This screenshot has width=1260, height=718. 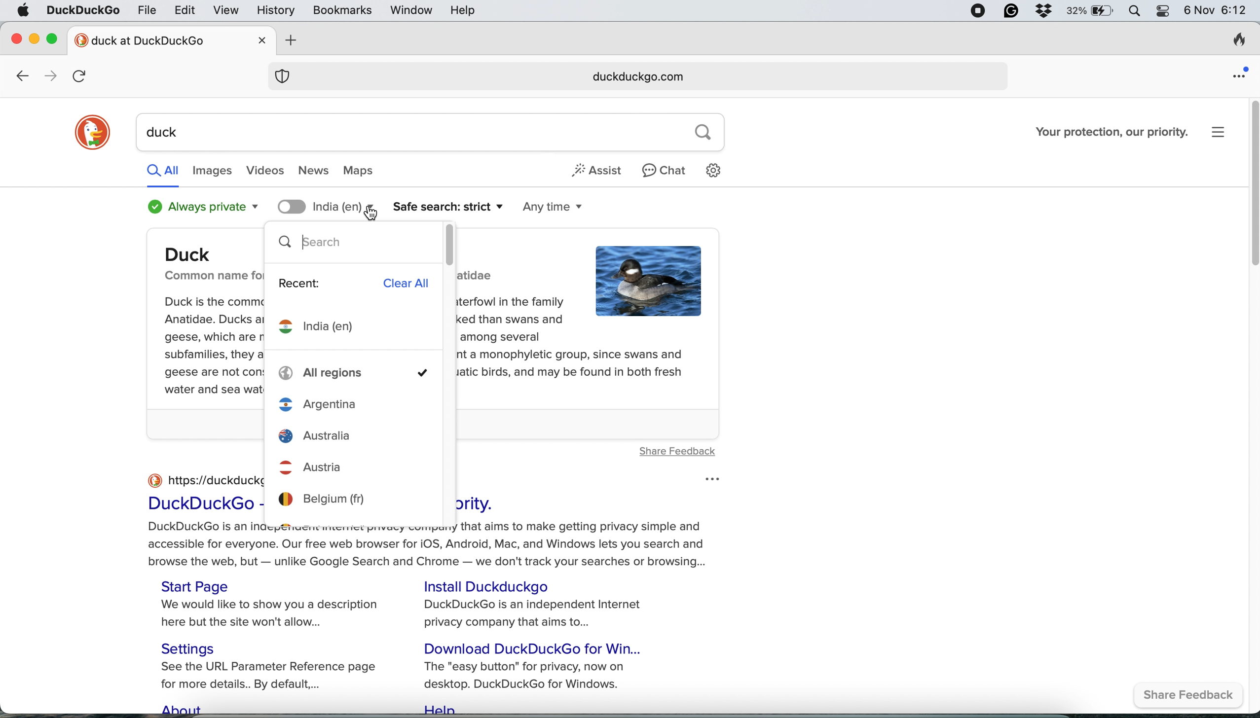 I want to click on india, so click(x=323, y=328).